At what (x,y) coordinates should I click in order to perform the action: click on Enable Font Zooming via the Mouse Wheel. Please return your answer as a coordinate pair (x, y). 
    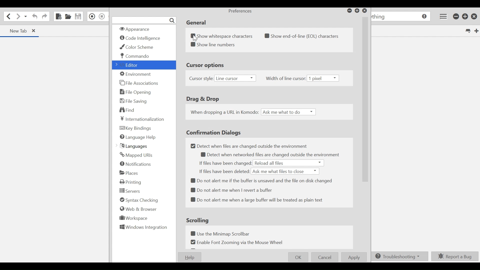
    Looking at the image, I should click on (238, 242).